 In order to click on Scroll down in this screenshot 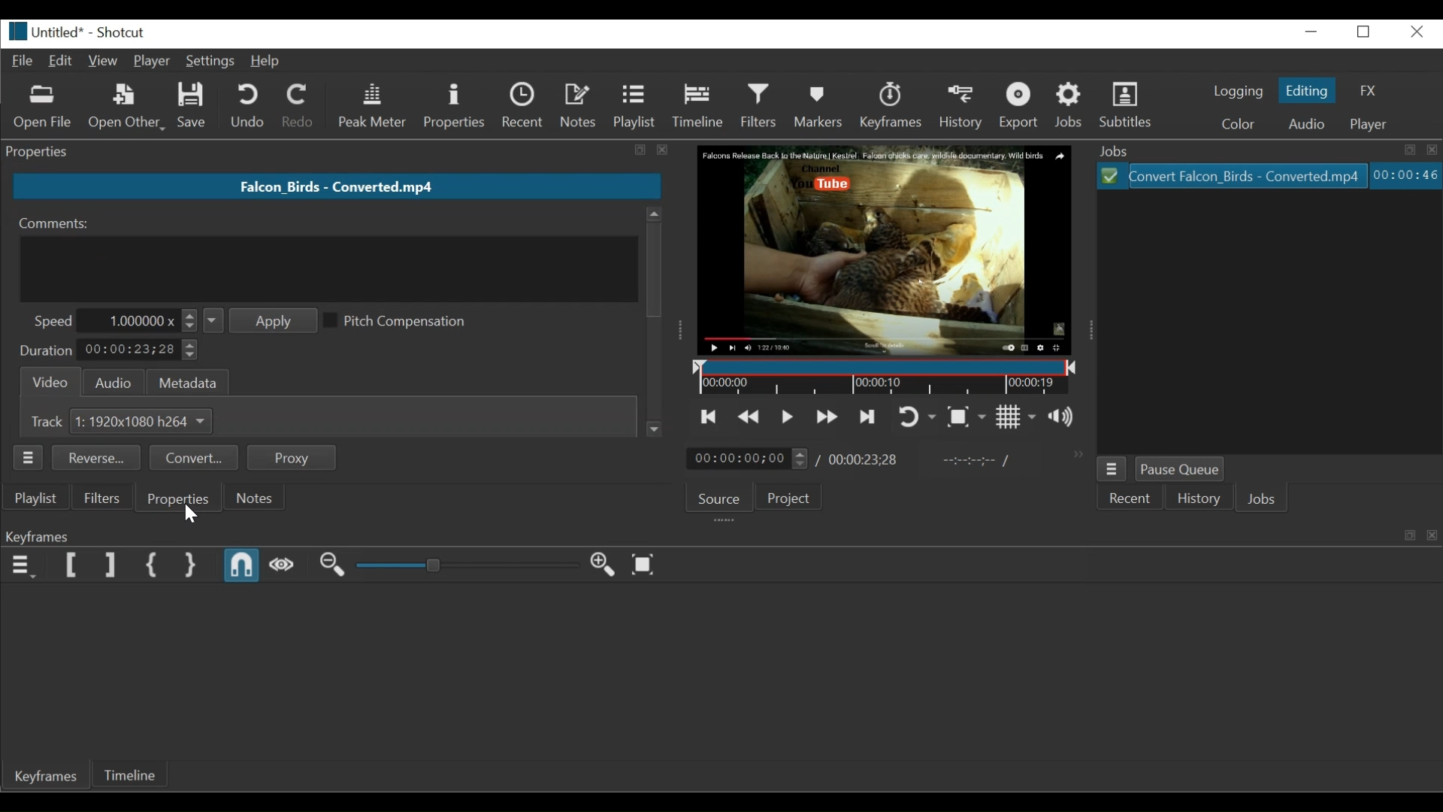, I will do `click(655, 429)`.